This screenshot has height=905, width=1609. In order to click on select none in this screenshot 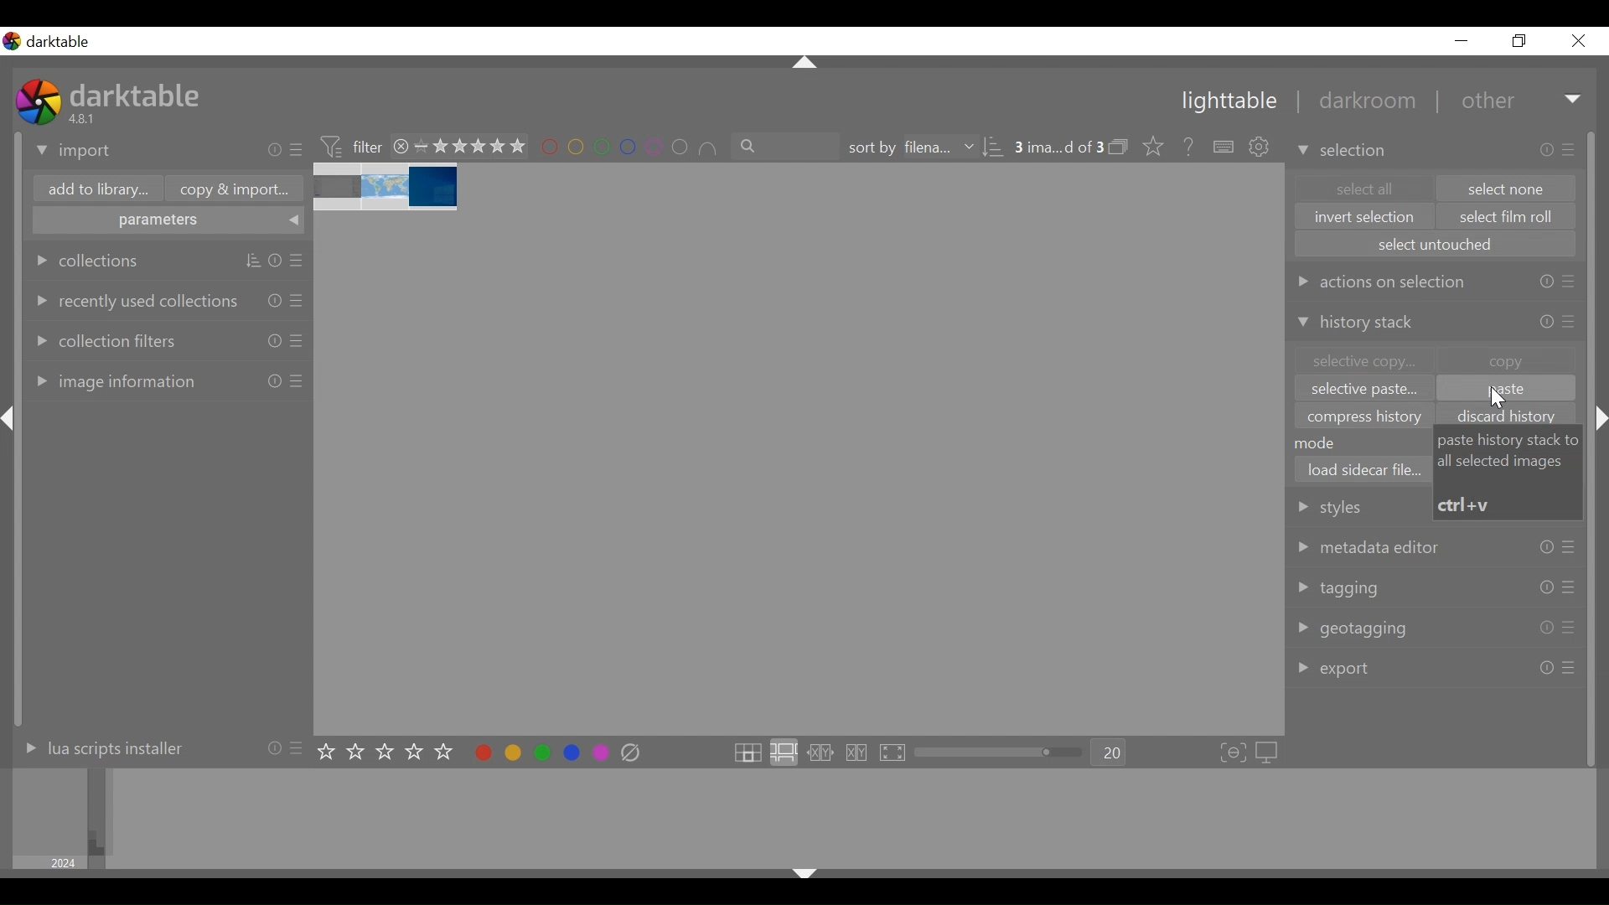, I will do `click(1508, 189)`.